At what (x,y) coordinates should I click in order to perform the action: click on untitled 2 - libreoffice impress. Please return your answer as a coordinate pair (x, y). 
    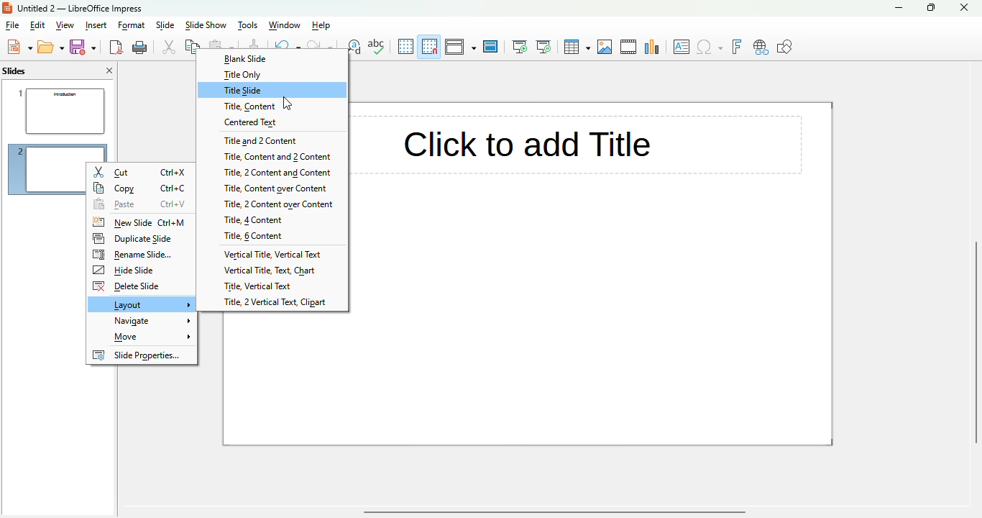
    Looking at the image, I should click on (80, 8).